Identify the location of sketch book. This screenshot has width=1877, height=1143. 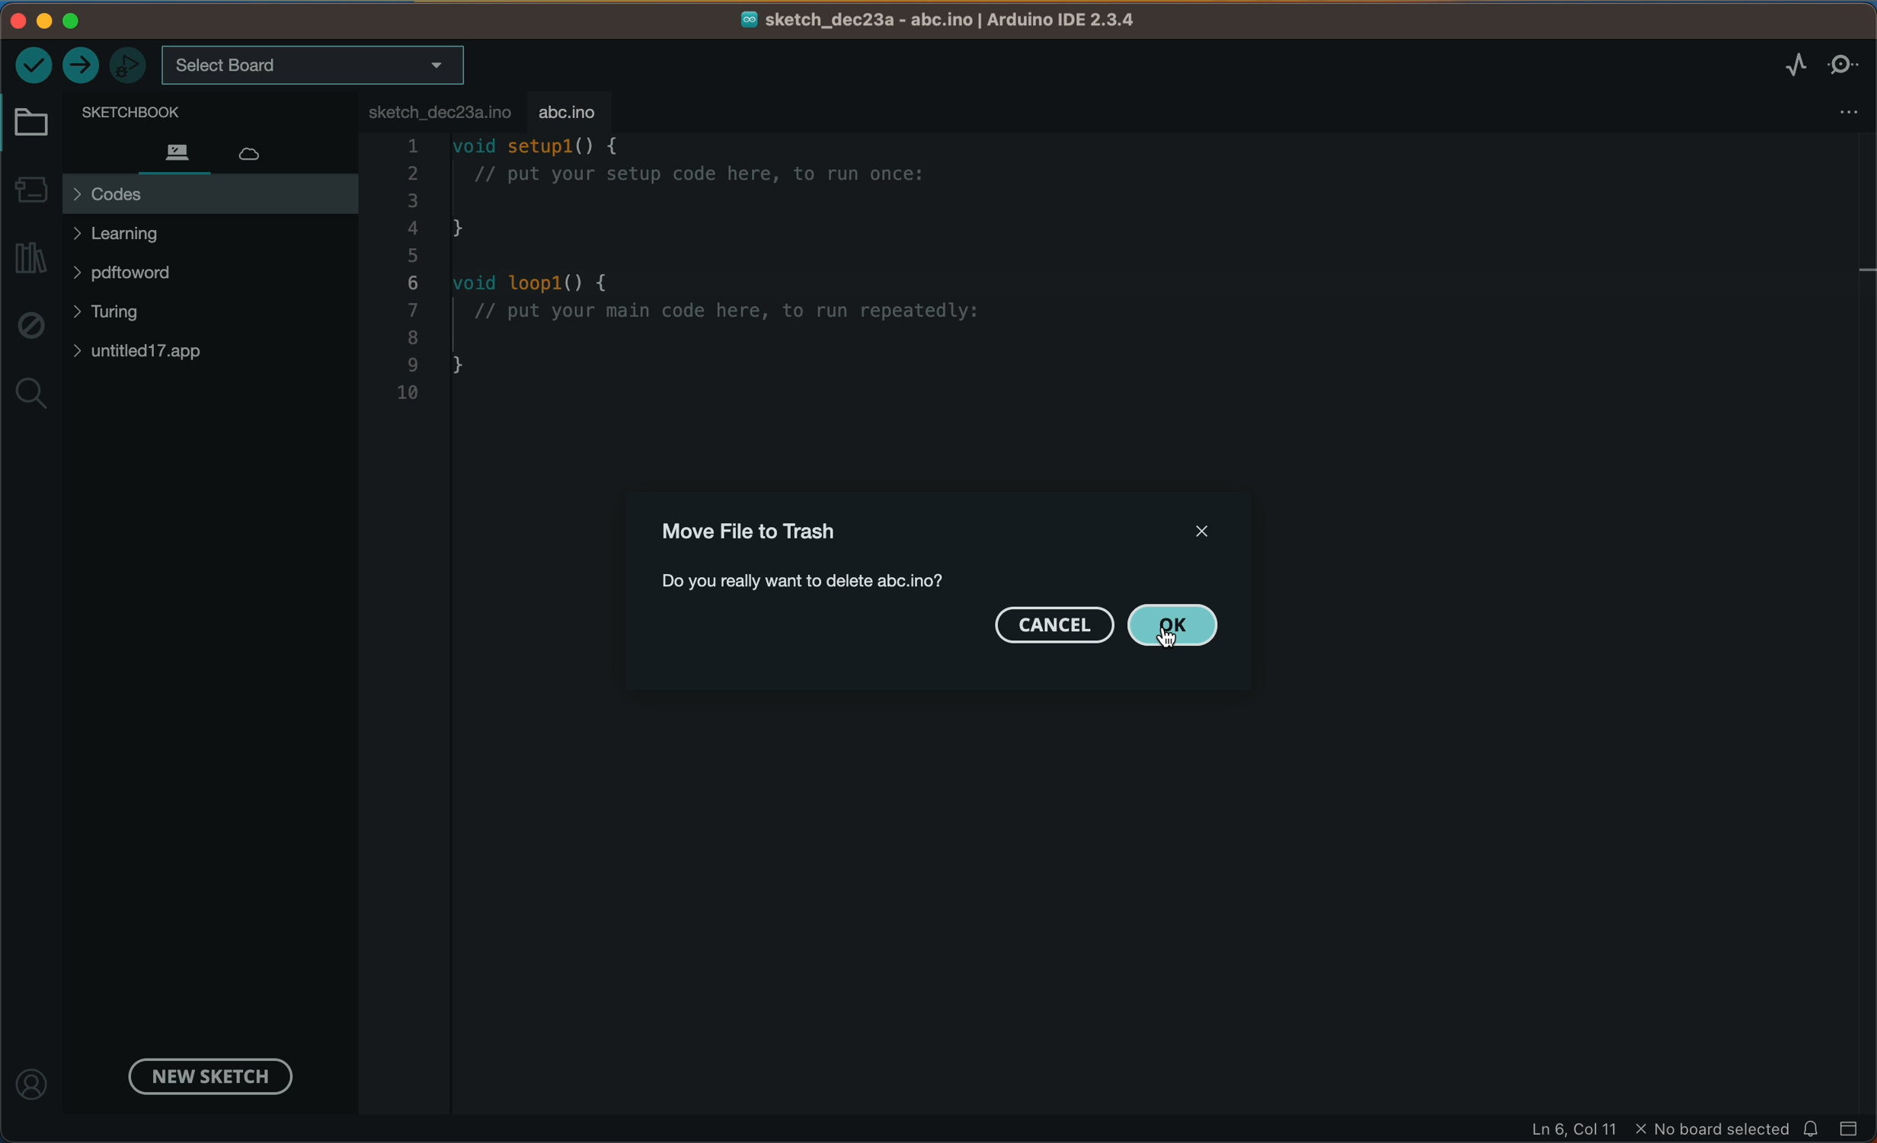
(177, 111).